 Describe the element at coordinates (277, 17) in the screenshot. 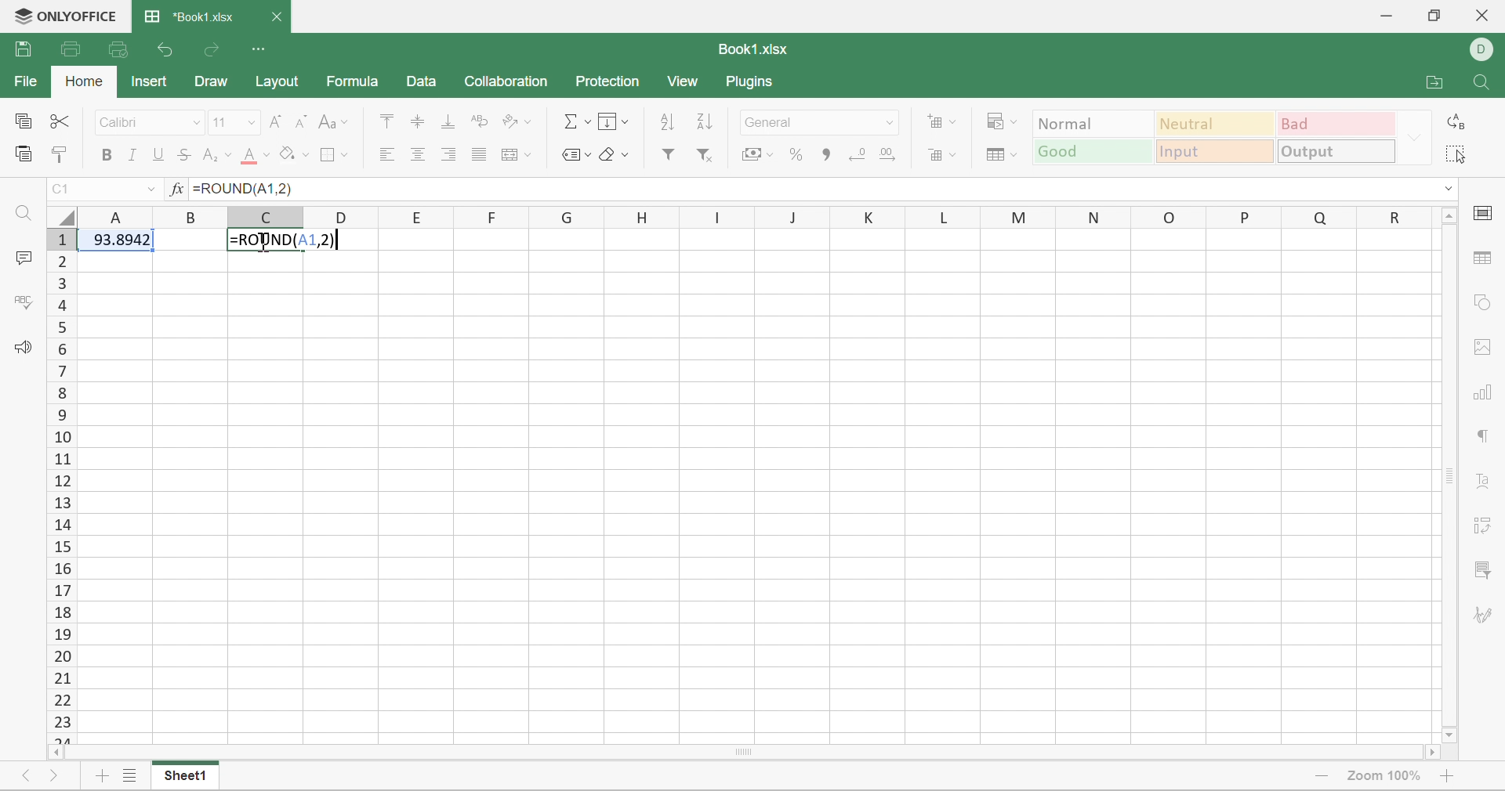

I see `Close` at that location.